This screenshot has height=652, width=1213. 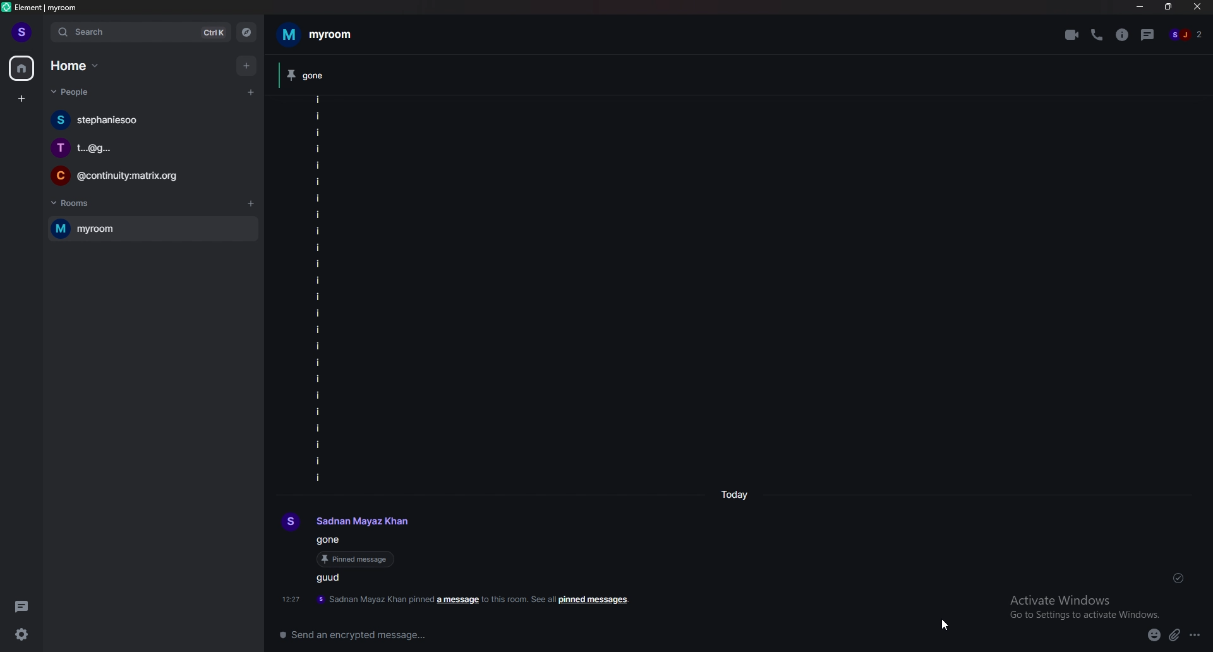 What do you see at coordinates (151, 120) in the screenshot?
I see `chat` at bounding box center [151, 120].